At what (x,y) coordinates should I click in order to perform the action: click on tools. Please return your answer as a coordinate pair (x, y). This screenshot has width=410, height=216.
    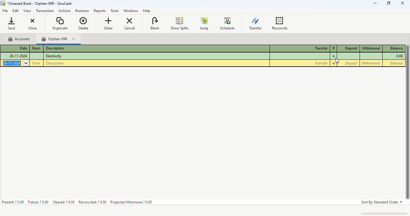
    Looking at the image, I should click on (115, 11).